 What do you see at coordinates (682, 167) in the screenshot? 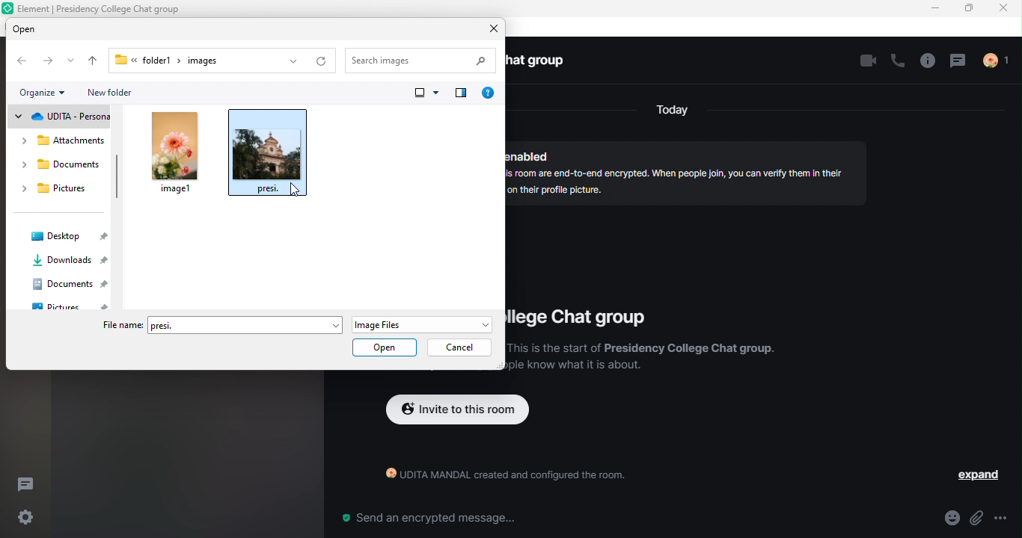
I see `enabled is room are end-to-end encrypted. When people join, you can verify them In thelron thelr profile picture.` at bounding box center [682, 167].